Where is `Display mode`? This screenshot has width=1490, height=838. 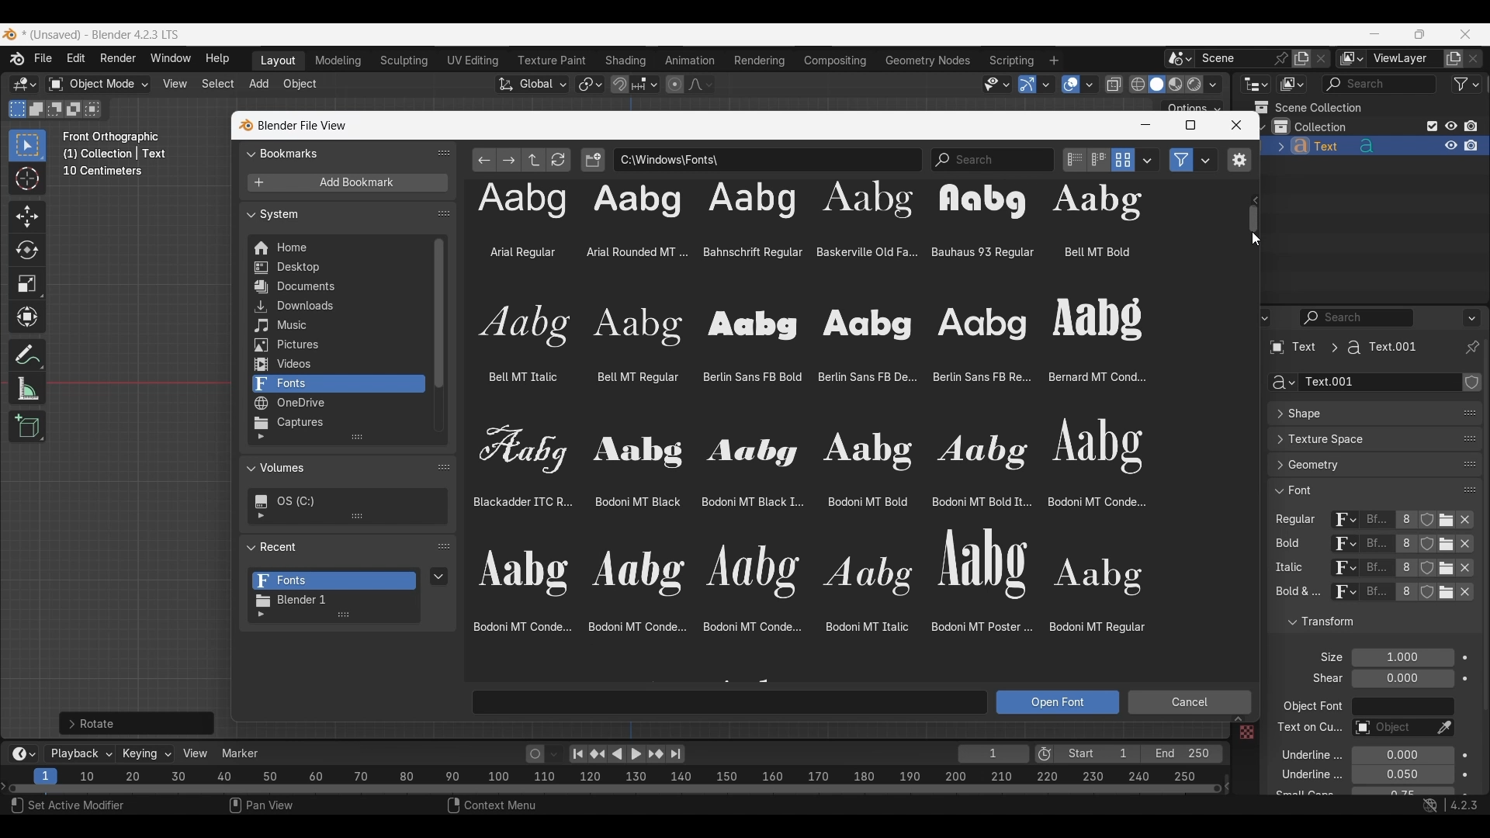 Display mode is located at coordinates (1291, 85).